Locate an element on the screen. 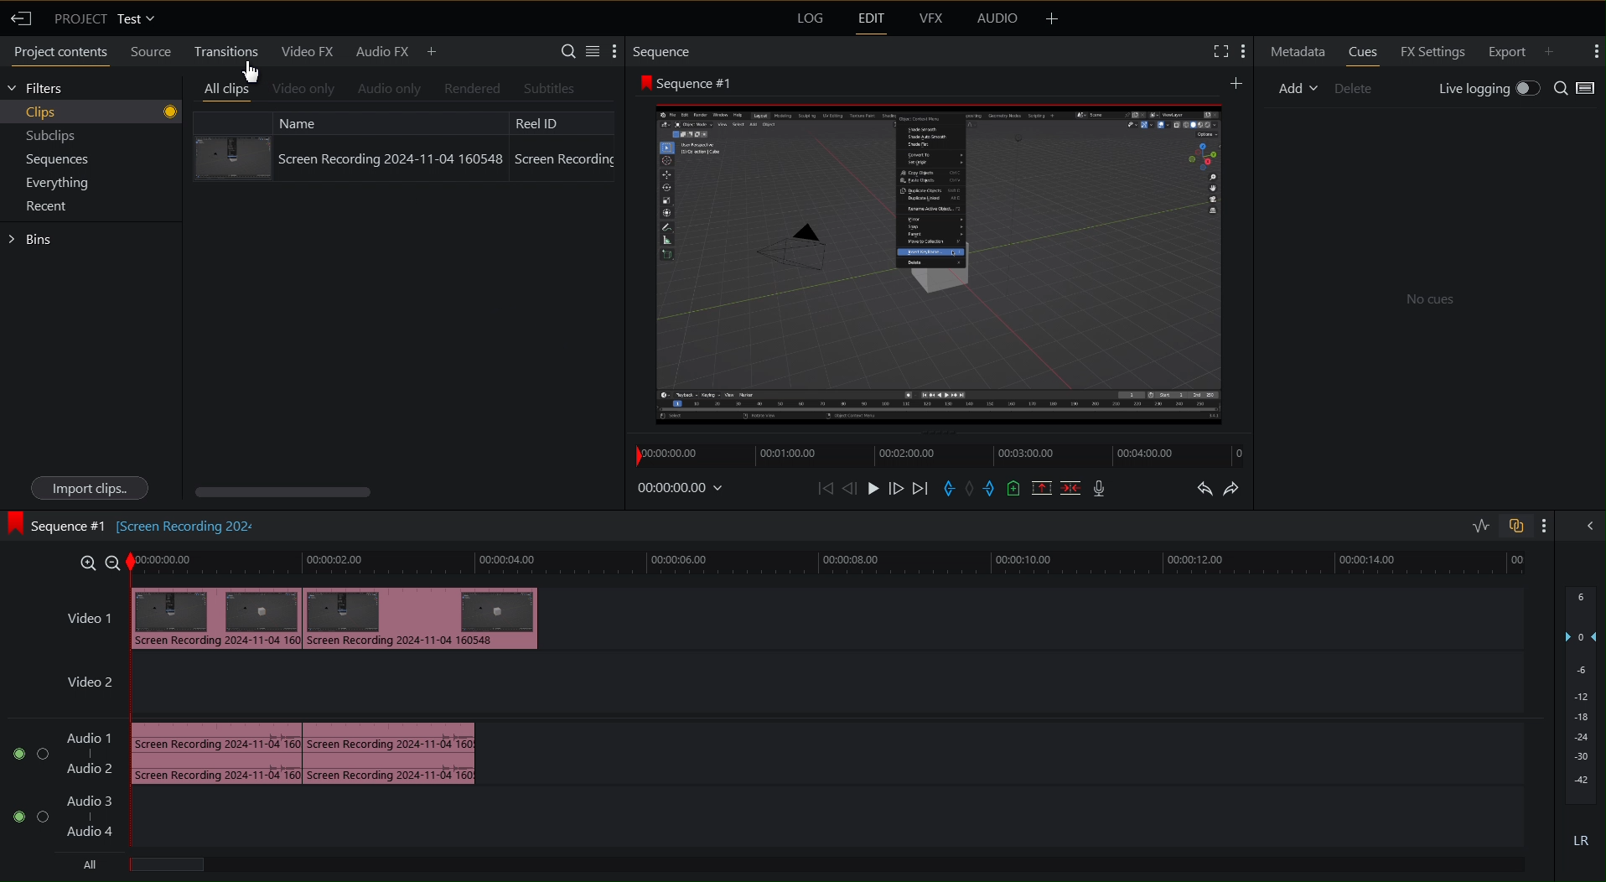  Audio is located at coordinates (997, 19).